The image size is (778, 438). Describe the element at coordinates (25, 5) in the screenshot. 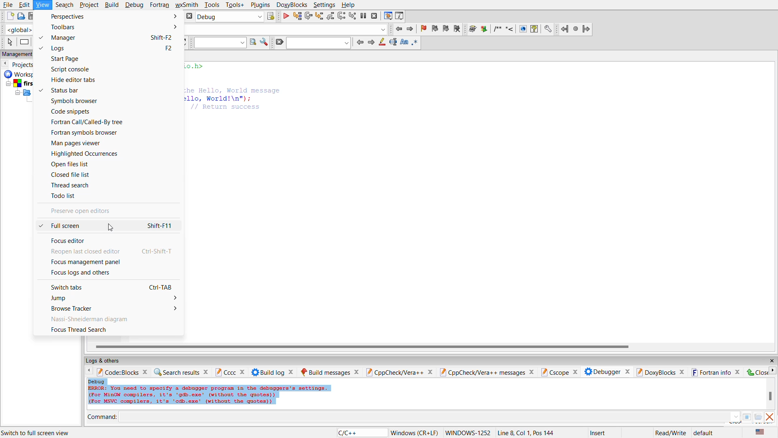

I see `edit` at that location.